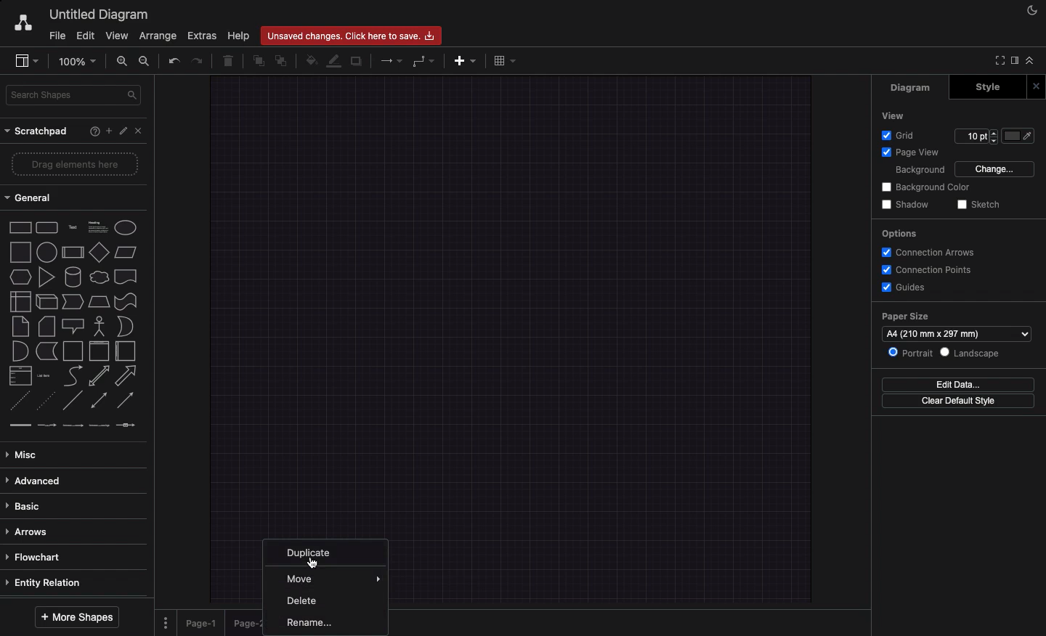 The image size is (1046, 636). I want to click on Zoom in, so click(121, 63).